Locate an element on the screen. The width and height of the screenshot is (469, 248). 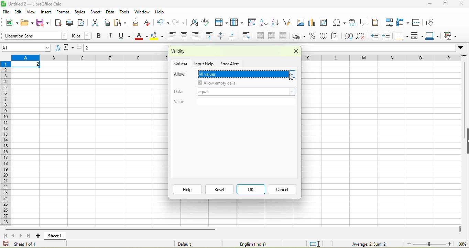
rows and column is located at coordinates (403, 22).